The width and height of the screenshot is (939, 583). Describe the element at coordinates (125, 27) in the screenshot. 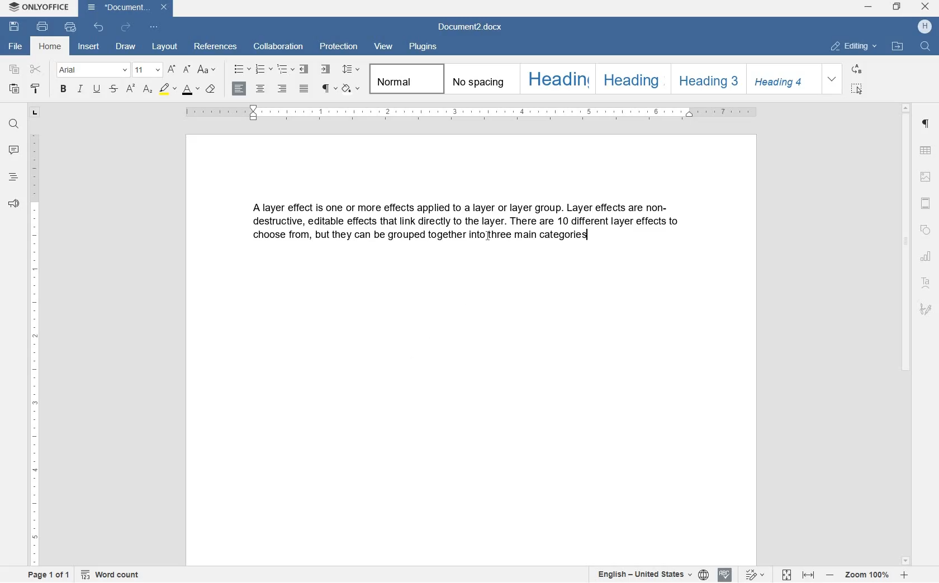

I see `redo` at that location.